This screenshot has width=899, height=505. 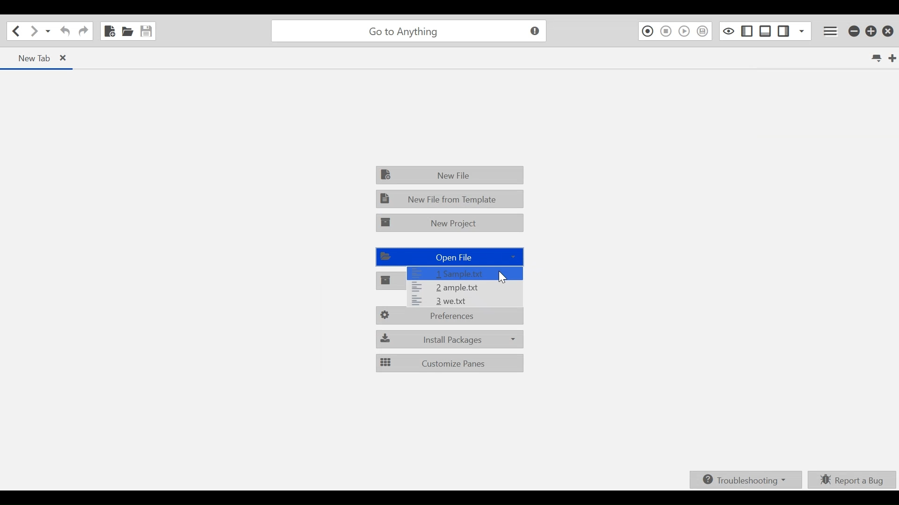 What do you see at coordinates (854, 480) in the screenshot?
I see `Report a bug` at bounding box center [854, 480].